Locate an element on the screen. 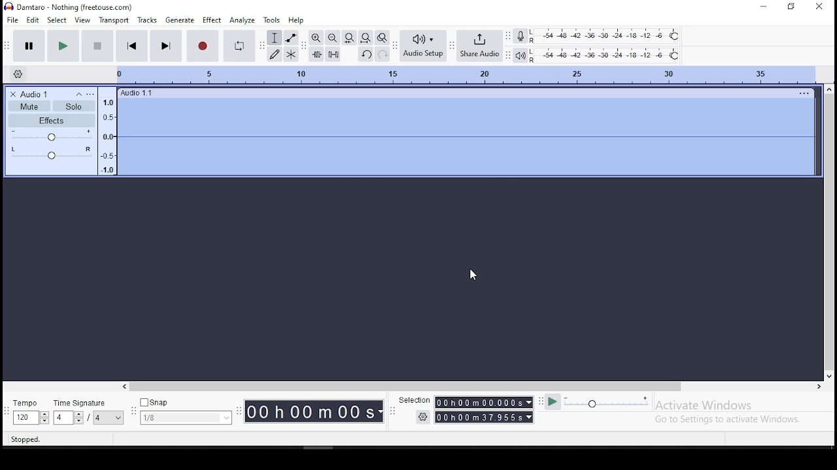 This screenshot has width=837, height=470. time signature is located at coordinates (88, 411).